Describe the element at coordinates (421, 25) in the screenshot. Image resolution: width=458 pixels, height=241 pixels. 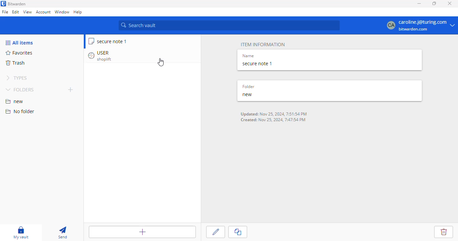
I see `caroline.j@turing.com    bitwarden.com` at that location.